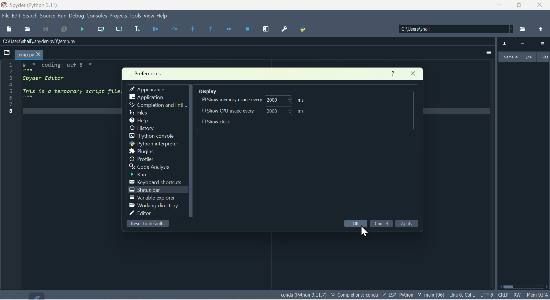 Image resolution: width=550 pixels, height=300 pixels. I want to click on , so click(17, 15).